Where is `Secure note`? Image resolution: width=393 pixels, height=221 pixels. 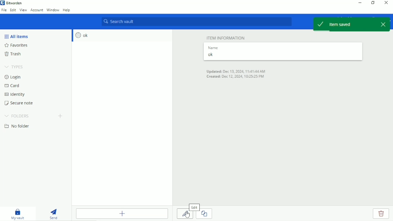 Secure note is located at coordinates (20, 103).